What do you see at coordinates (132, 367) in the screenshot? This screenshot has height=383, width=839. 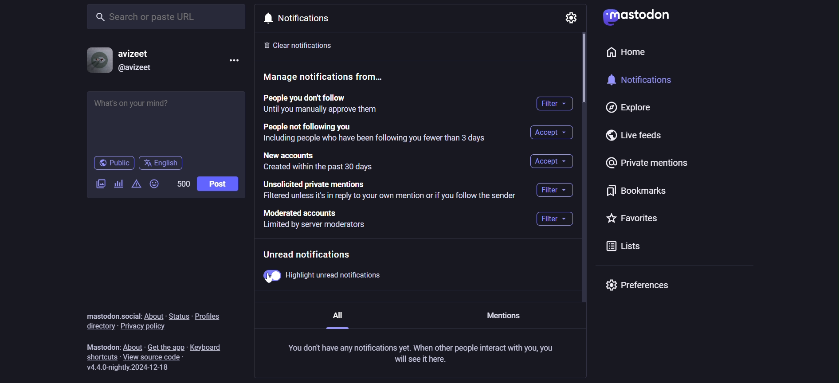 I see `version` at bounding box center [132, 367].